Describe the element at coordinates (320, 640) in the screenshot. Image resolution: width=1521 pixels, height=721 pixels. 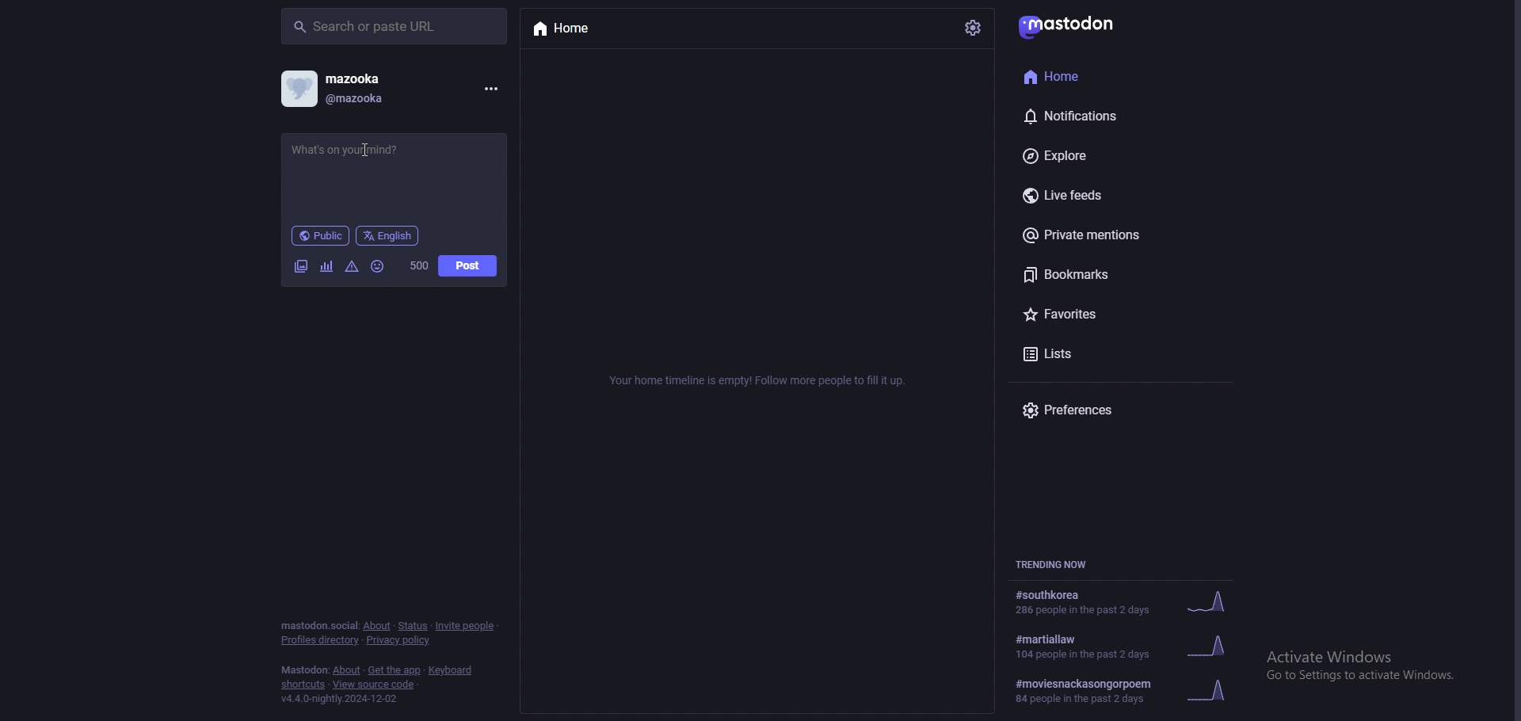
I see `profiles directory` at that location.